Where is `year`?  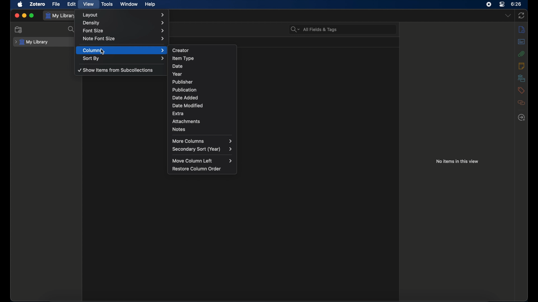 year is located at coordinates (202, 74).